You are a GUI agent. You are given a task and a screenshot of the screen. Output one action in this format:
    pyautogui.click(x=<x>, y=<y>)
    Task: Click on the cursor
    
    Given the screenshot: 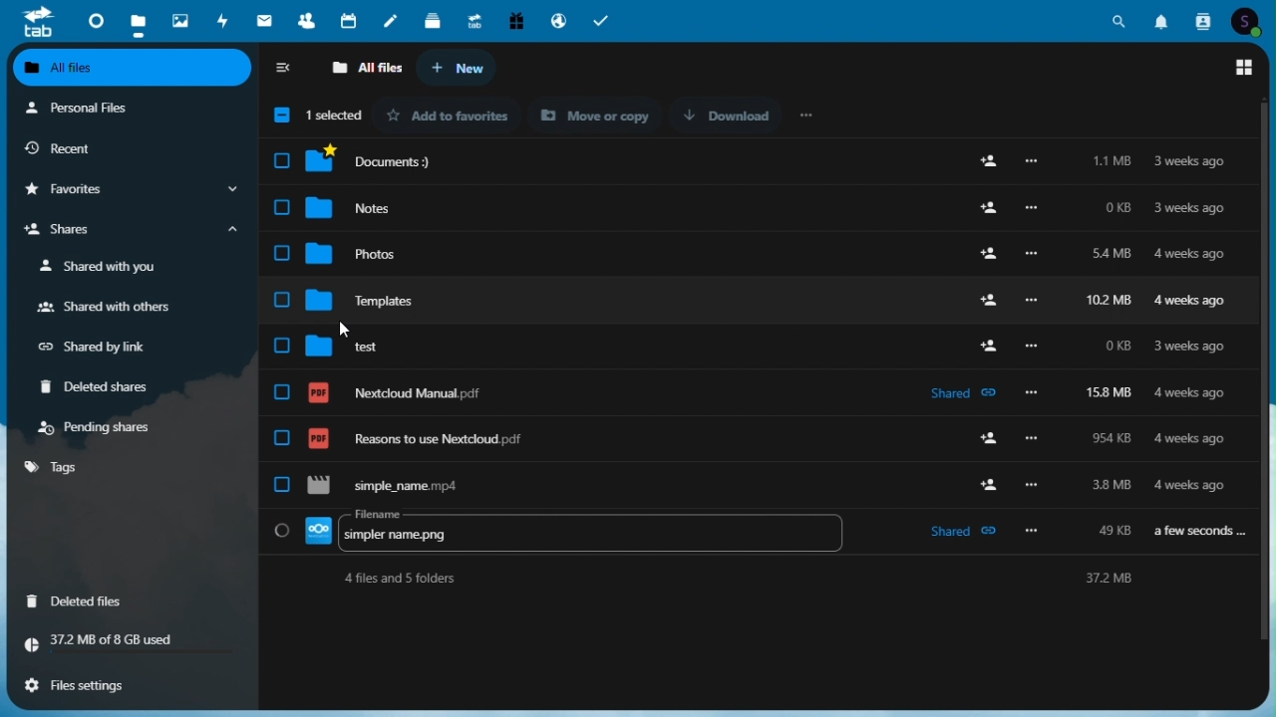 What is the action you would take?
    pyautogui.click(x=353, y=333)
    